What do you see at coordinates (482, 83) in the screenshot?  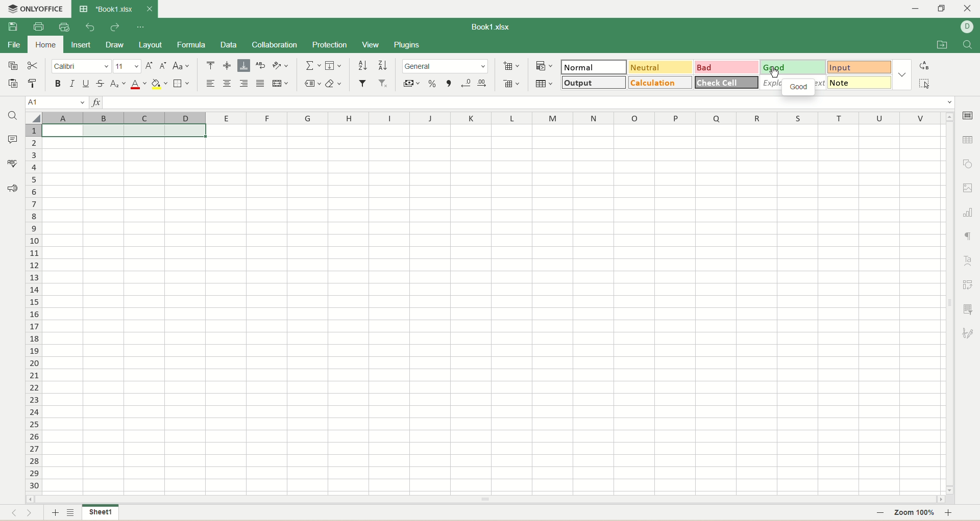 I see `increase decimal` at bounding box center [482, 83].